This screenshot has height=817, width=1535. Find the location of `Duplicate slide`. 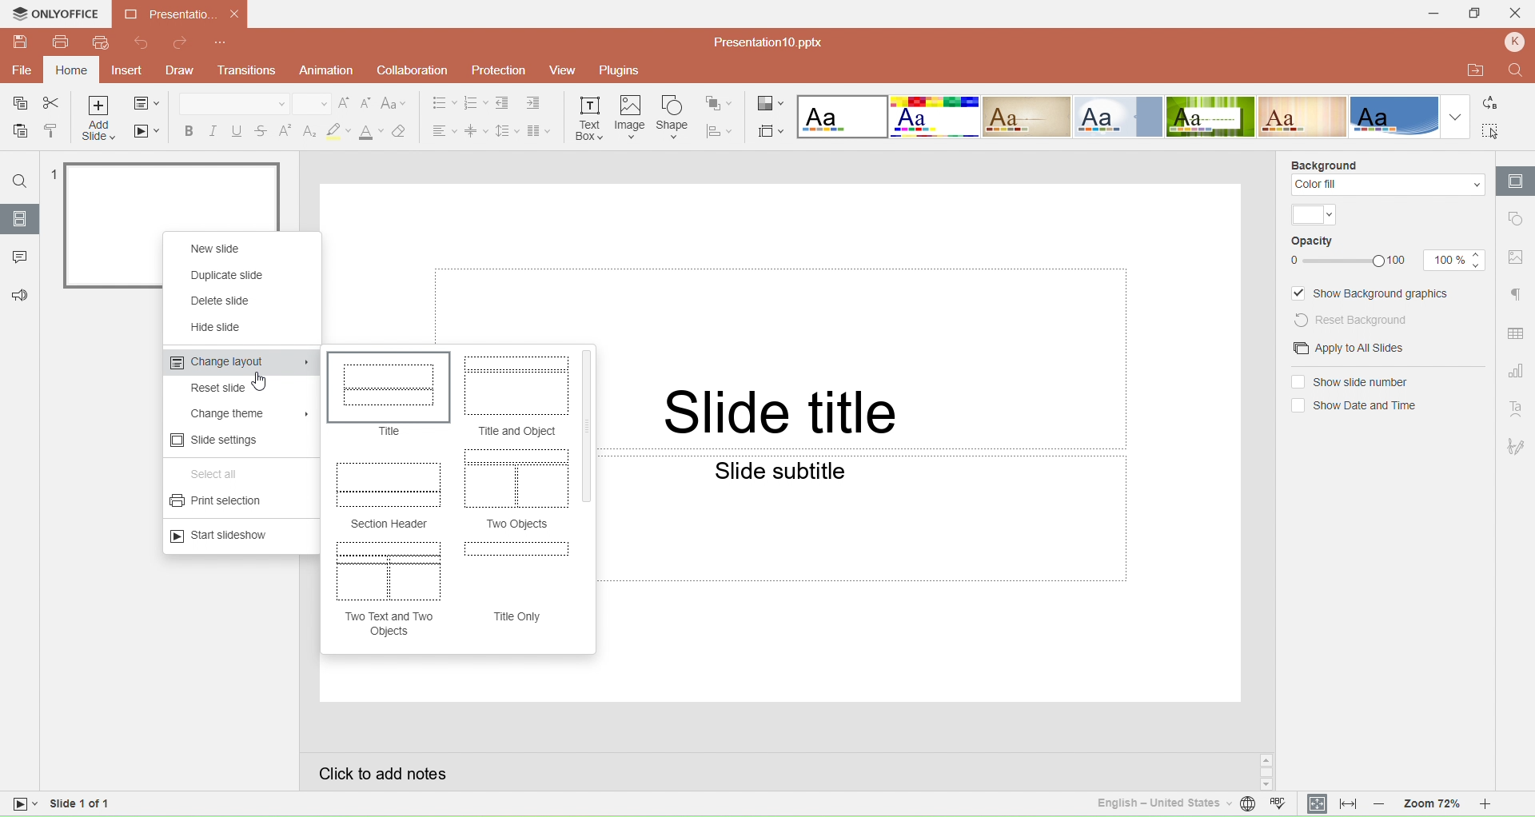

Duplicate slide is located at coordinates (230, 275).